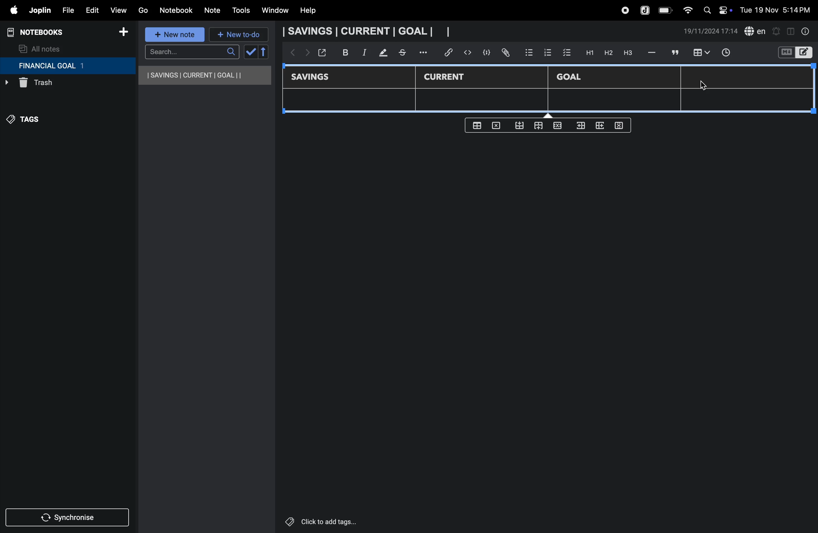 The height and width of the screenshot is (533, 818). Describe the element at coordinates (89, 9) in the screenshot. I see `edit` at that location.